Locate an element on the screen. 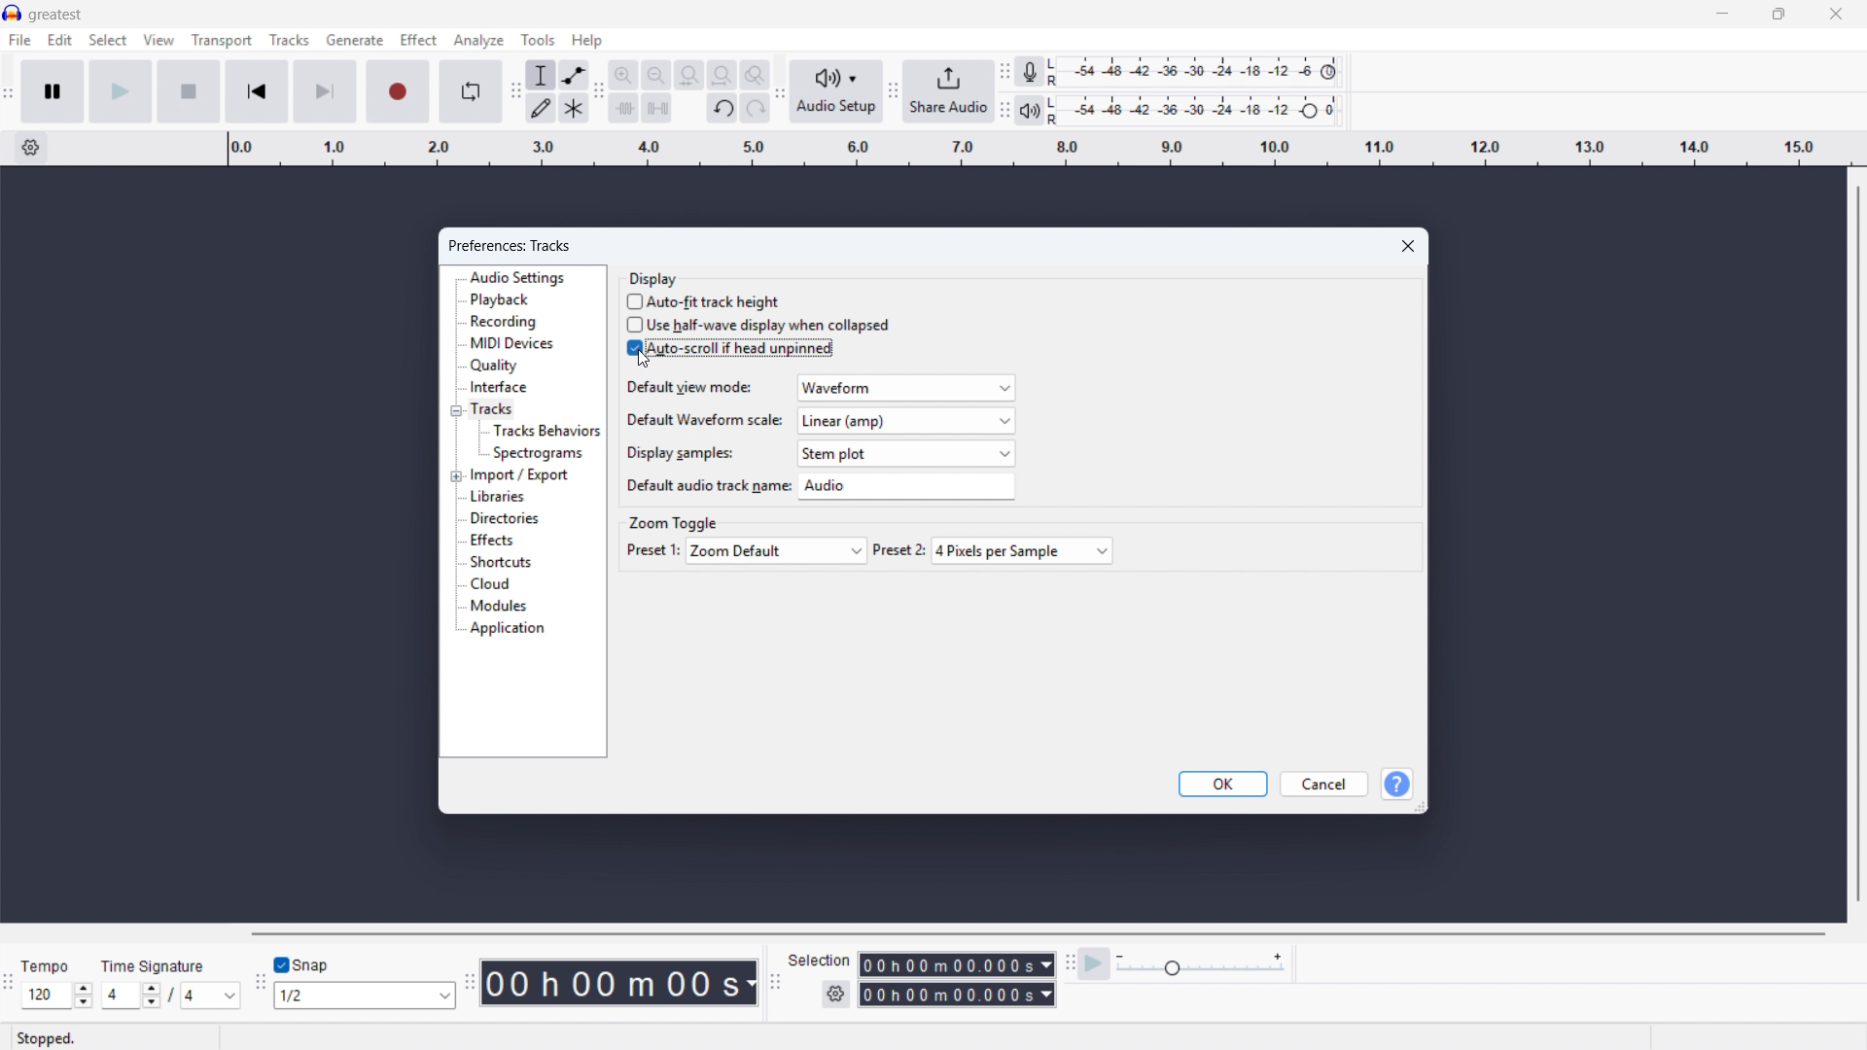  Default view mode  is located at coordinates (687, 386).